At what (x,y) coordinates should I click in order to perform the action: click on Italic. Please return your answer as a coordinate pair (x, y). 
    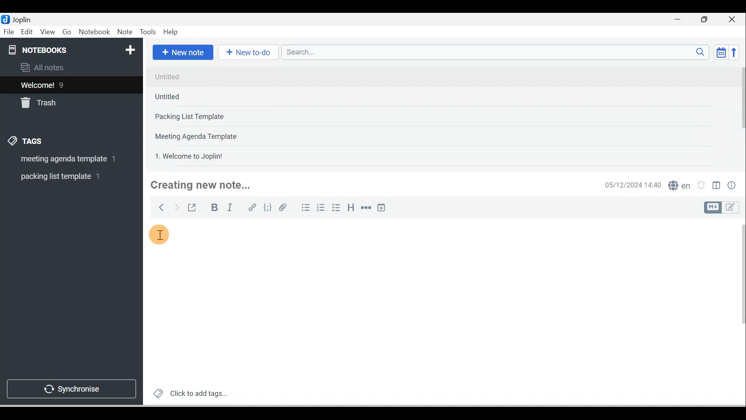
    Looking at the image, I should click on (231, 209).